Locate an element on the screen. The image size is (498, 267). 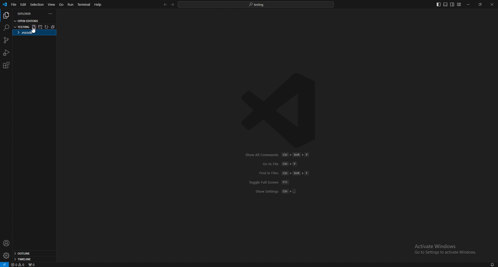
vscode is located at coordinates (5, 4).